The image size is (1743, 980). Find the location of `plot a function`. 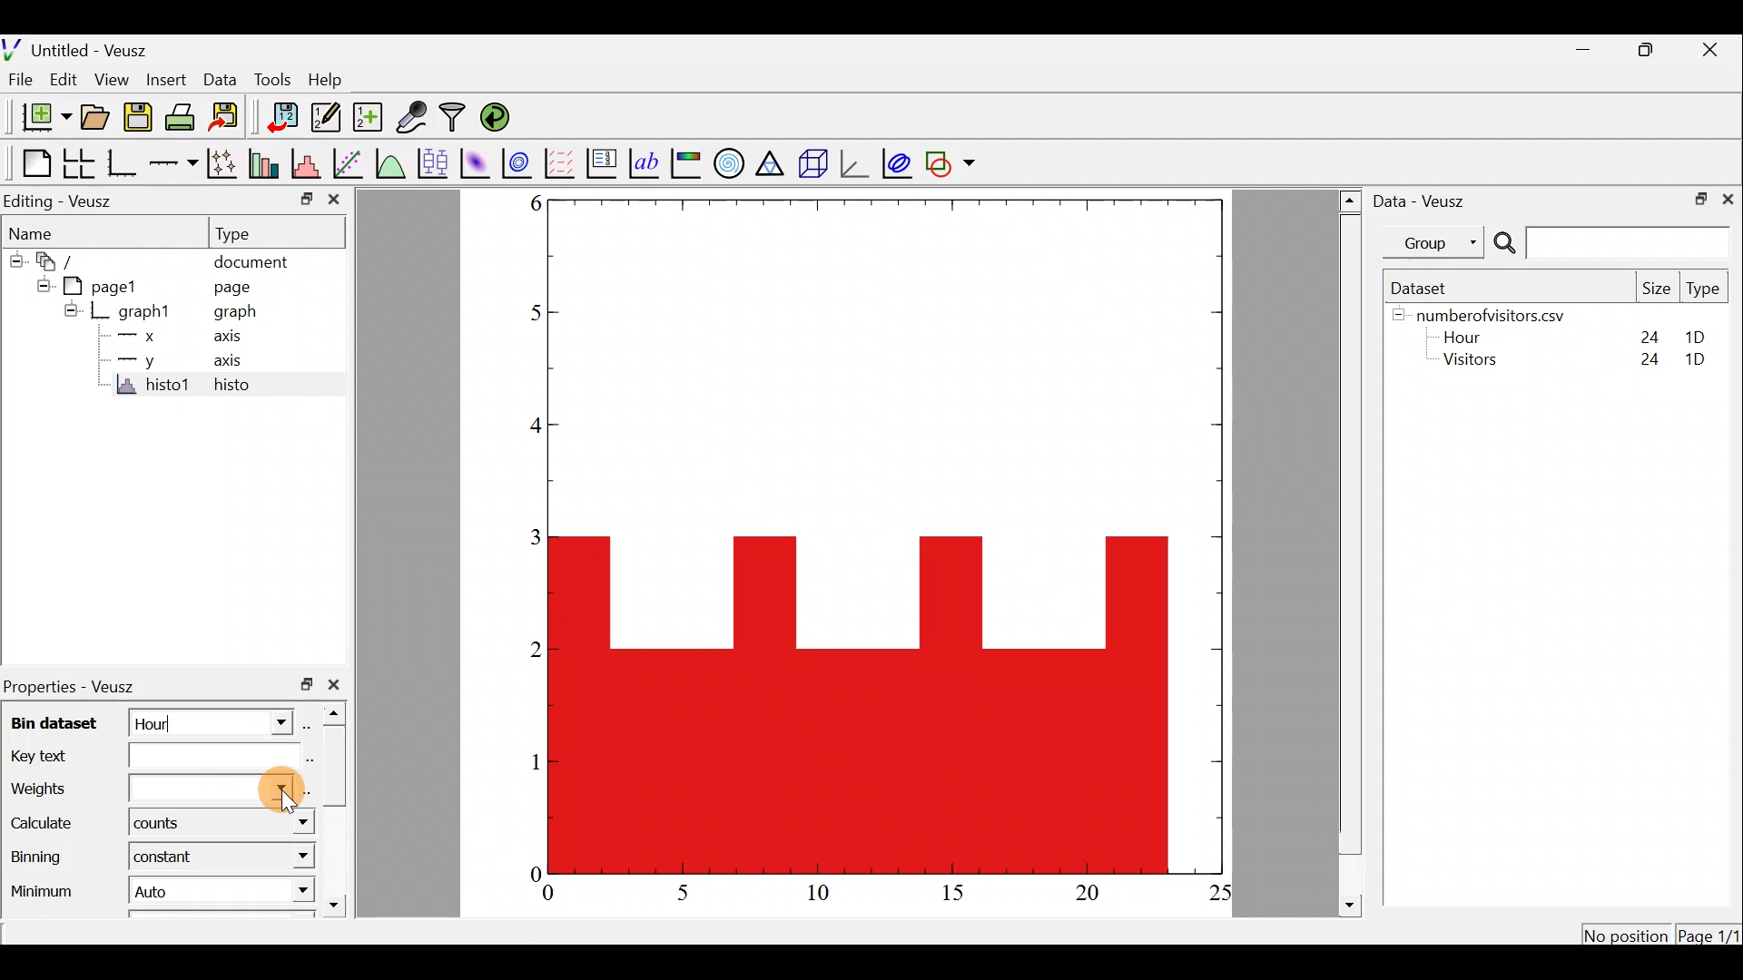

plot a function is located at coordinates (393, 162).